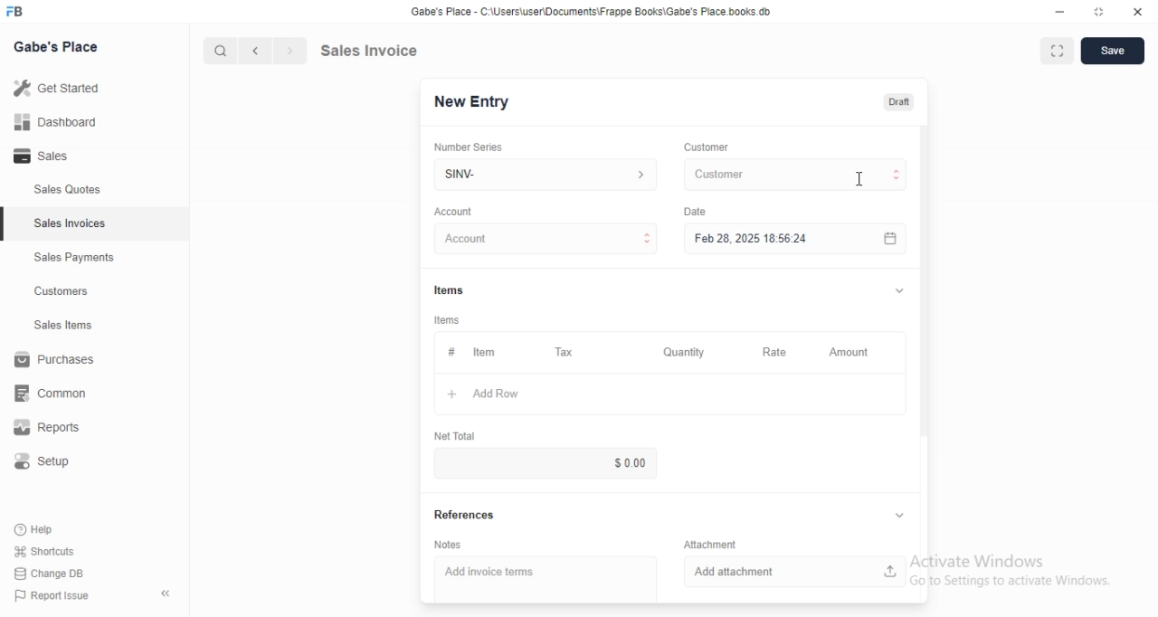 This screenshot has height=617, width=1158. Describe the element at coordinates (546, 573) in the screenshot. I see `Add invoice terms` at that location.